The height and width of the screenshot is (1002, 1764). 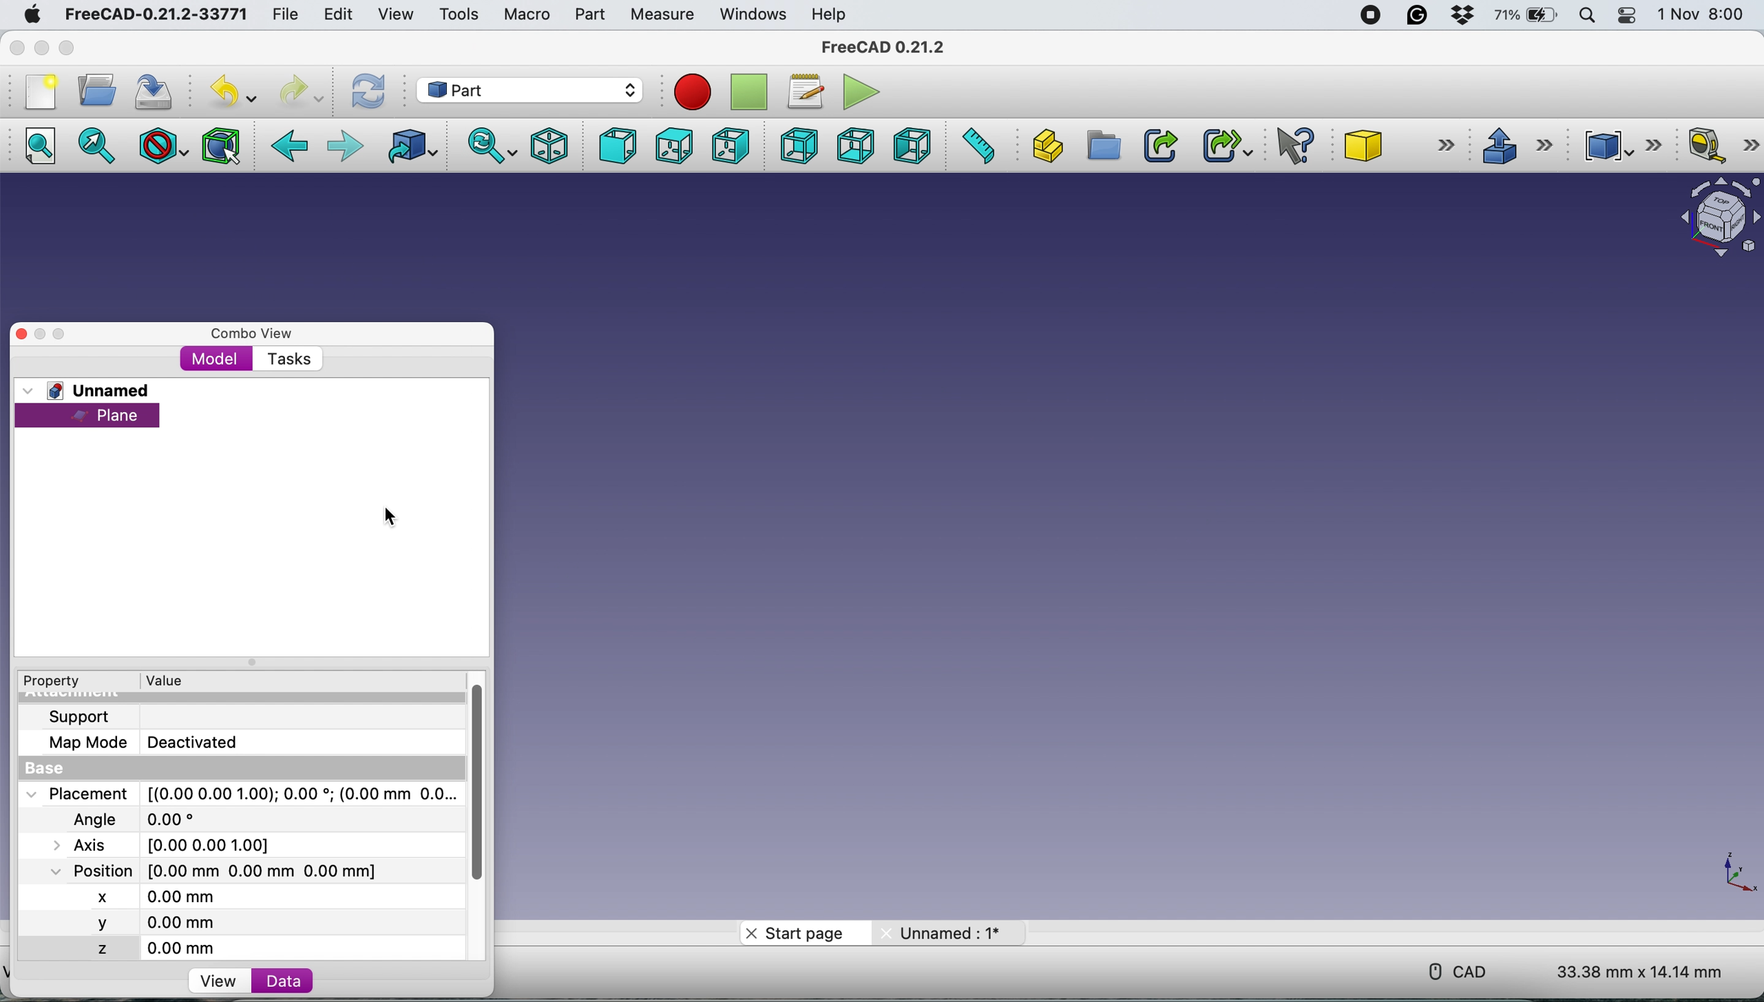 What do you see at coordinates (749, 92) in the screenshot?
I see `stop recording macros` at bounding box center [749, 92].